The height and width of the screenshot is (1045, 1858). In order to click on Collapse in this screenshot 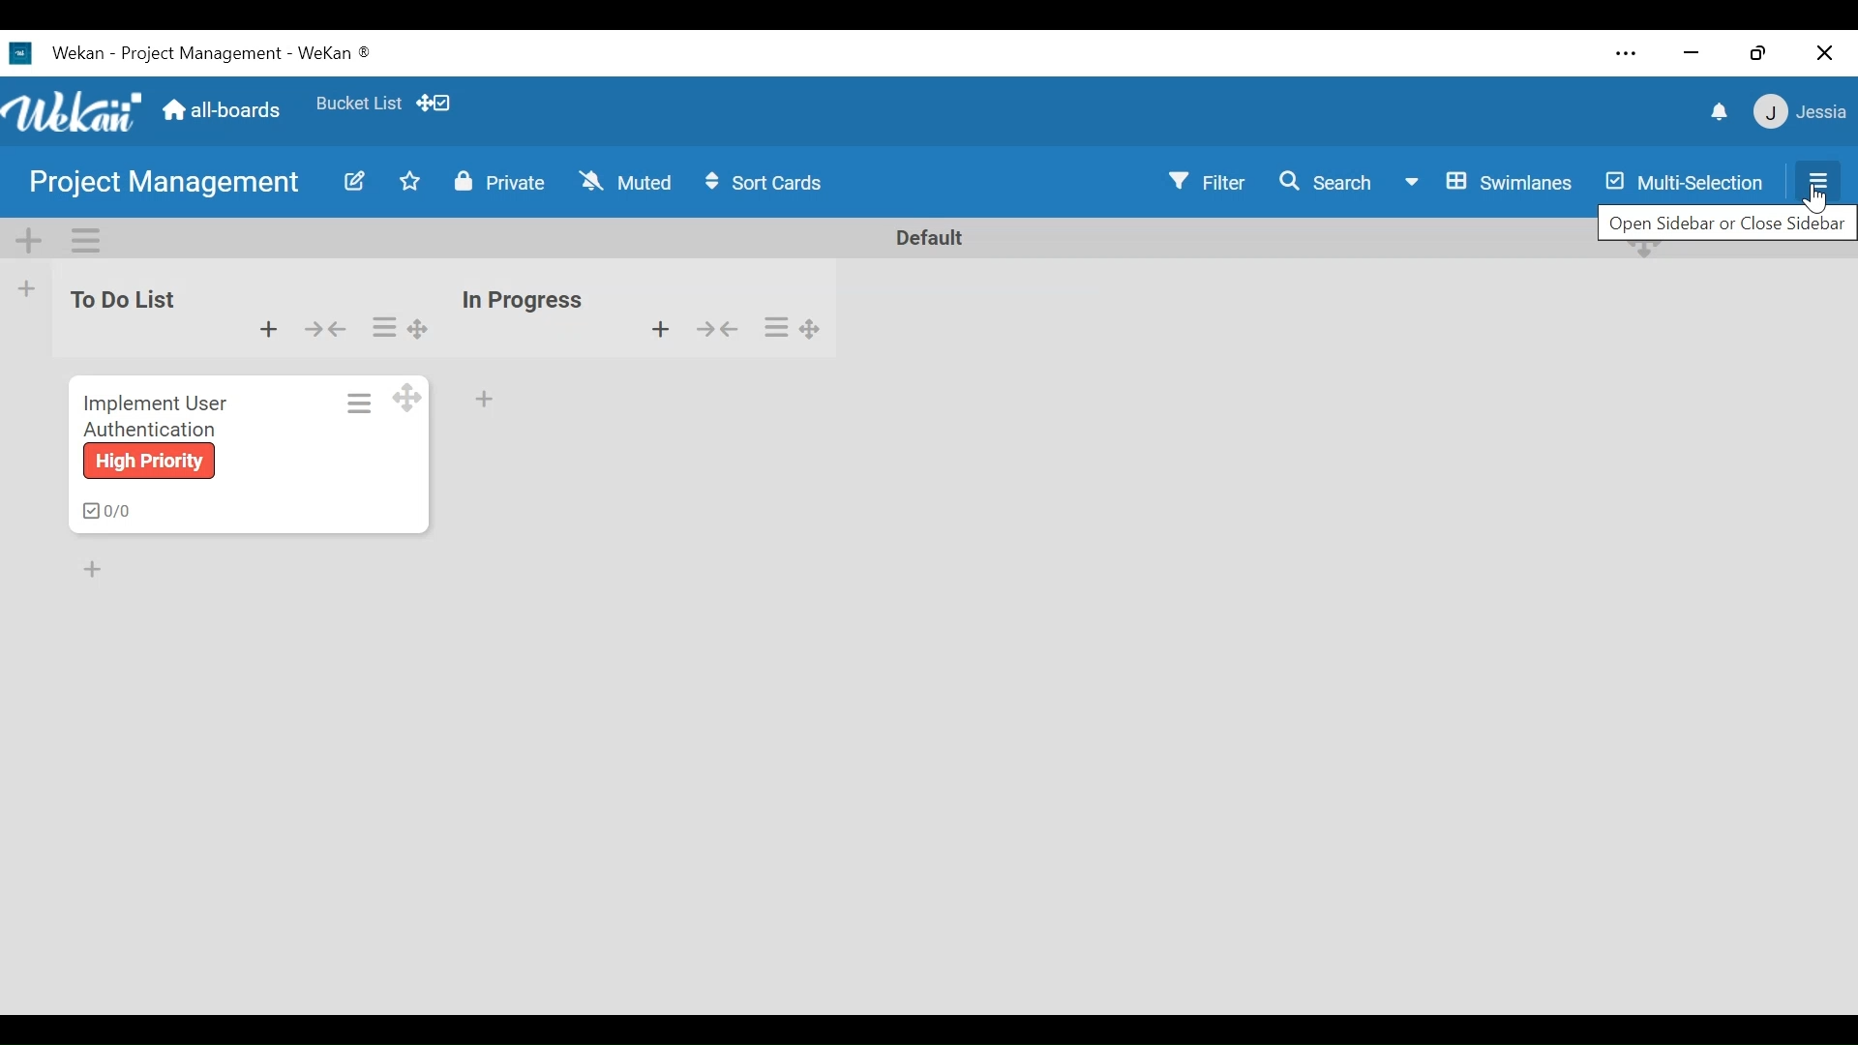, I will do `click(714, 329)`.